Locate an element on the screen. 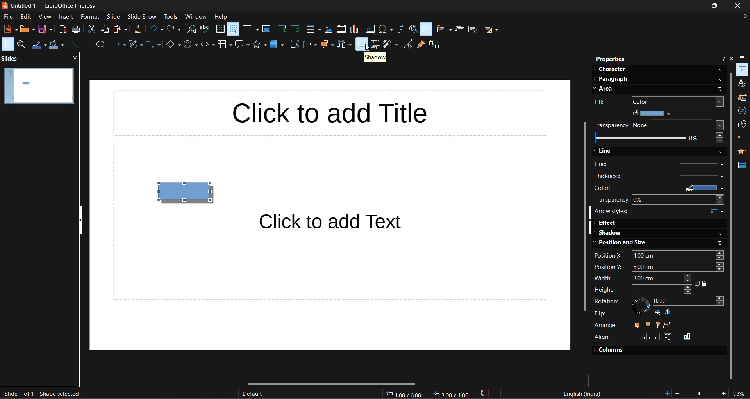 The width and height of the screenshot is (750, 399). callout shapes is located at coordinates (242, 46).